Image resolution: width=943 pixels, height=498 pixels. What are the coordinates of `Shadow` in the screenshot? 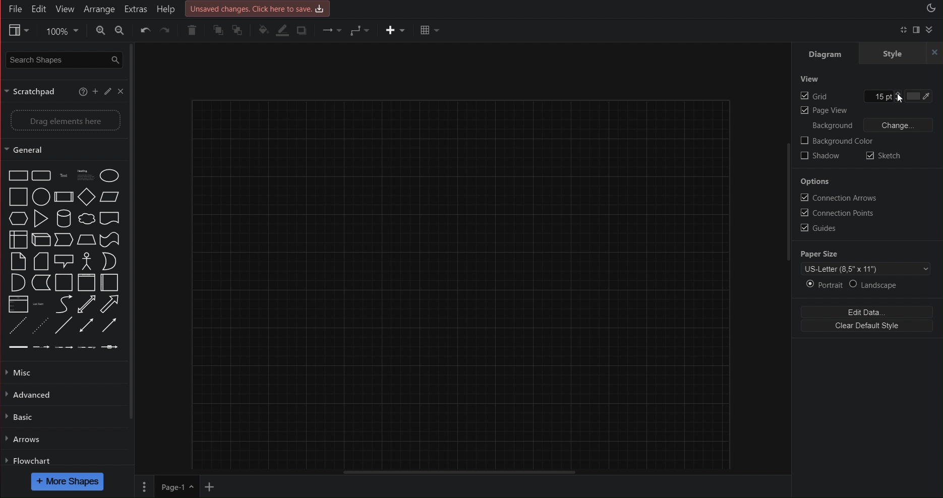 It's located at (819, 158).